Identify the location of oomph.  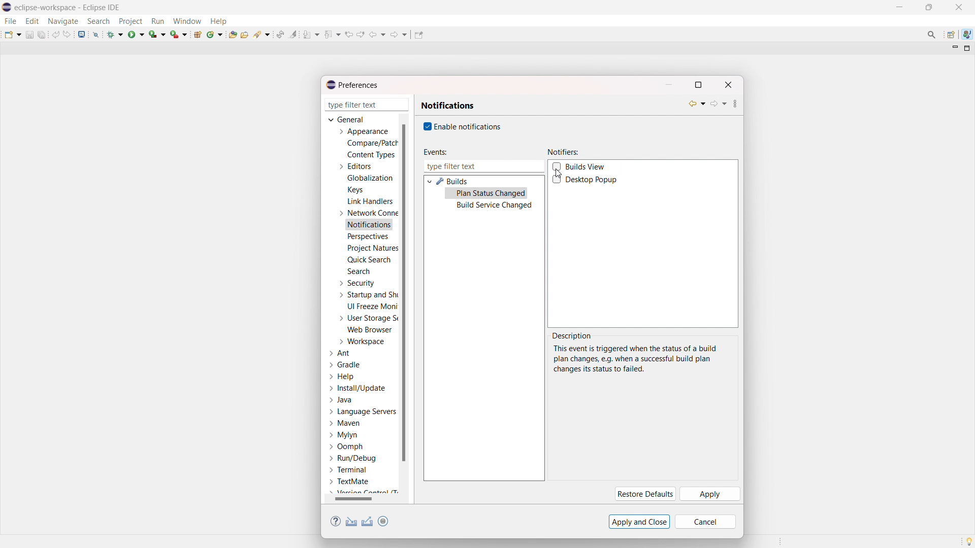
(346, 448).